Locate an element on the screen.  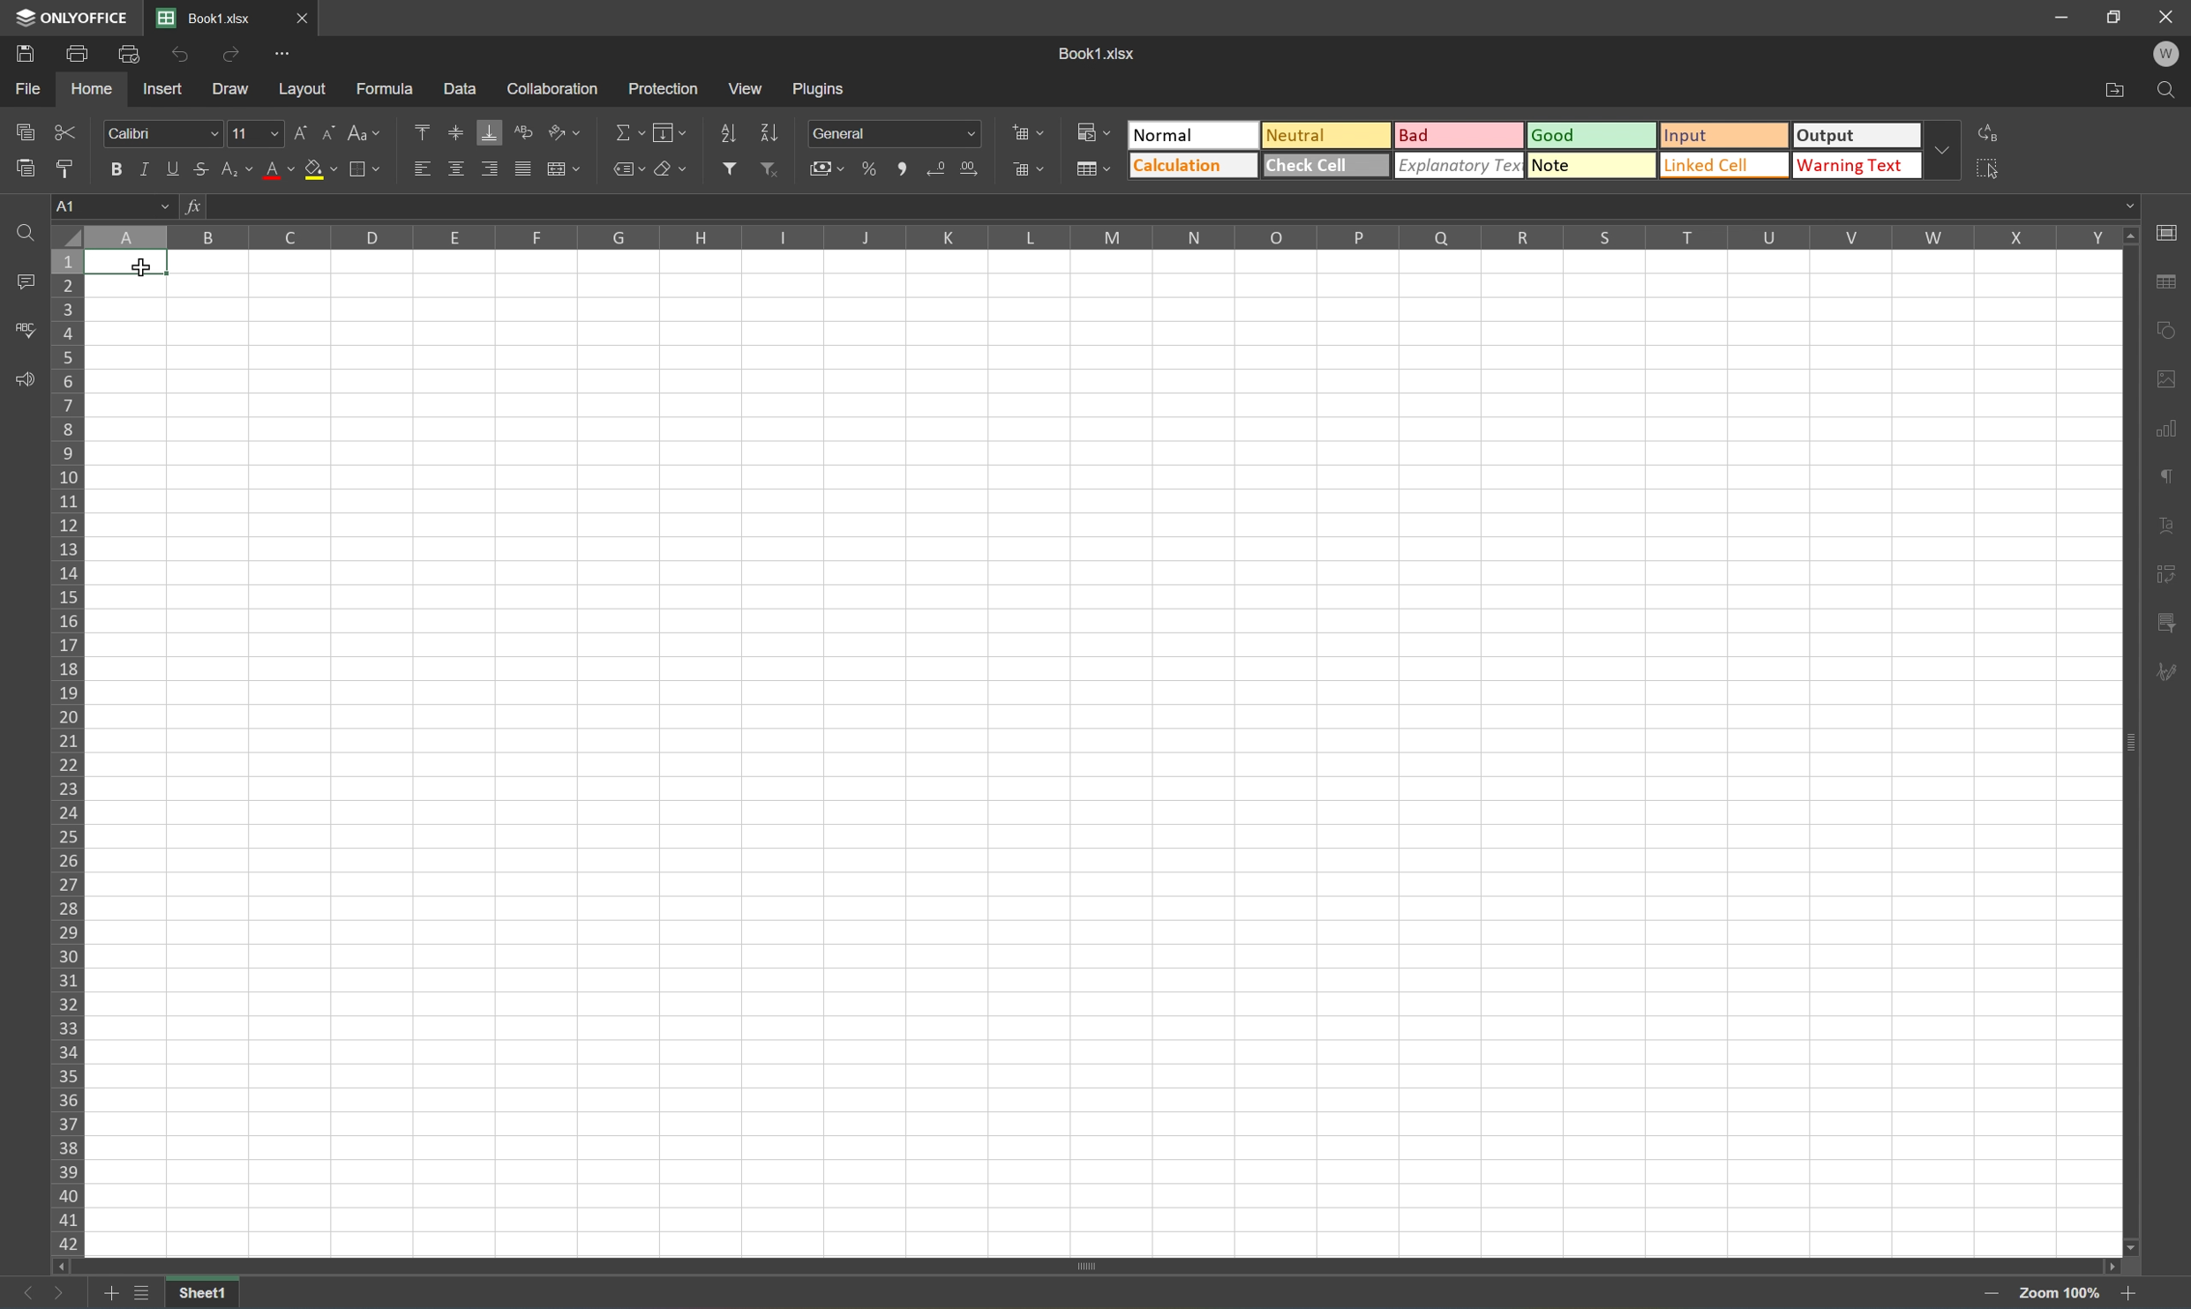
Cut is located at coordinates (65, 131).